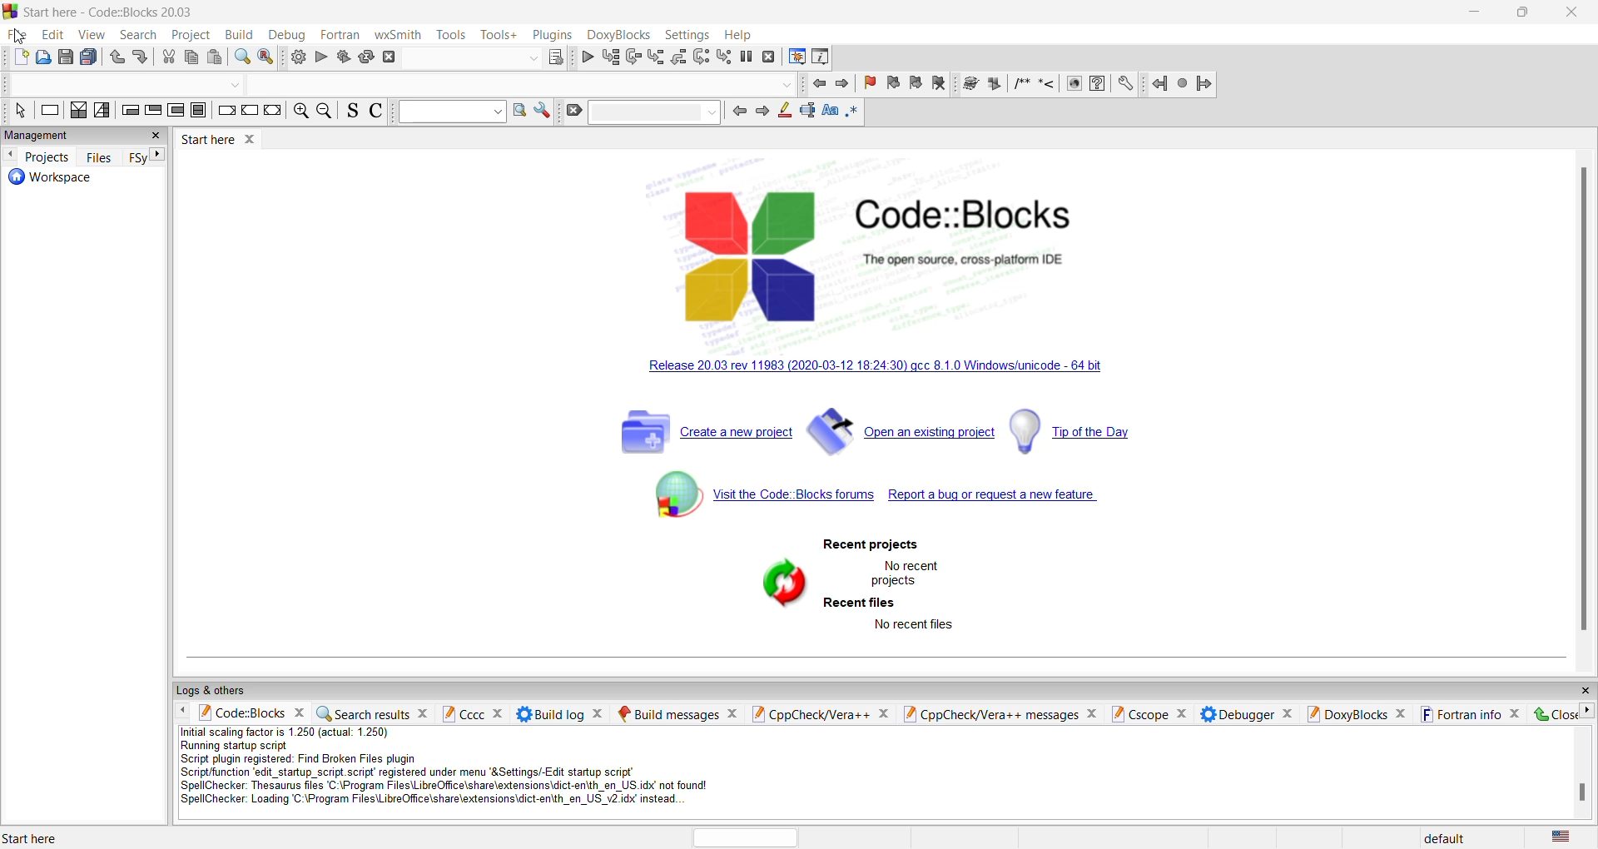  I want to click on edit, so click(52, 35).